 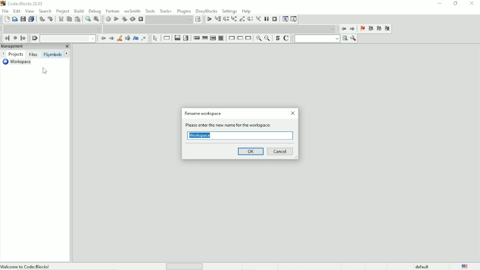 I want to click on Drop down, so click(x=169, y=19).